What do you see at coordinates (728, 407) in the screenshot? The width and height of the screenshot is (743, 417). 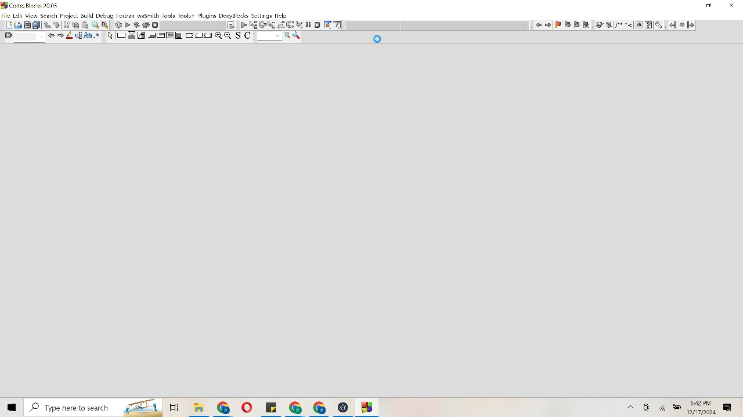 I see `Message` at bounding box center [728, 407].